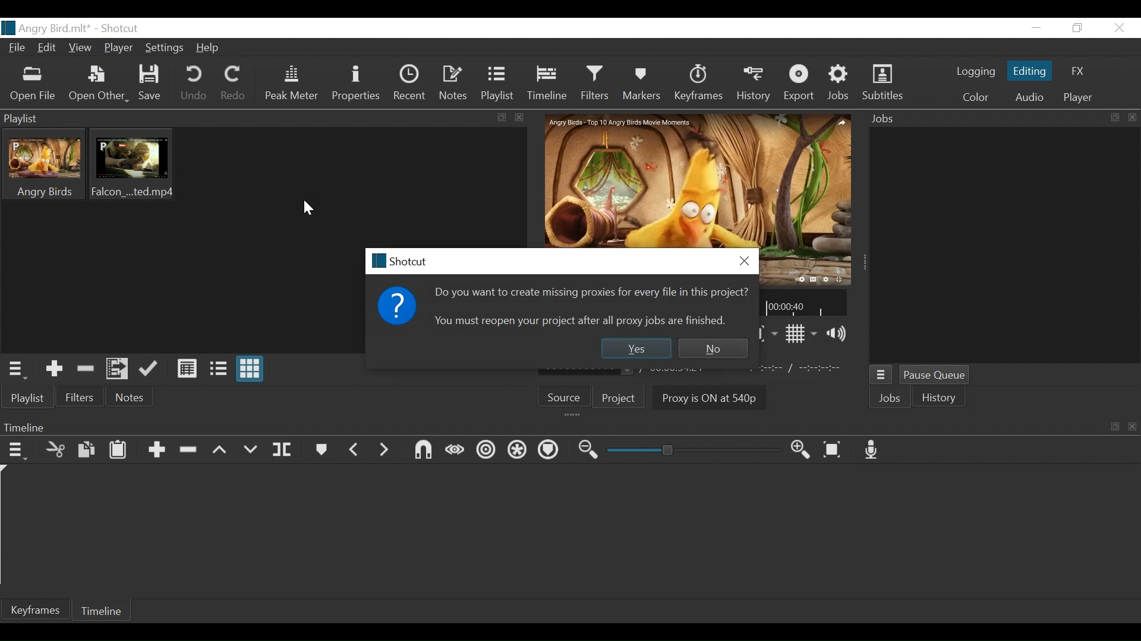 This screenshot has width=1141, height=641. Describe the element at coordinates (420, 450) in the screenshot. I see `Snap` at that location.